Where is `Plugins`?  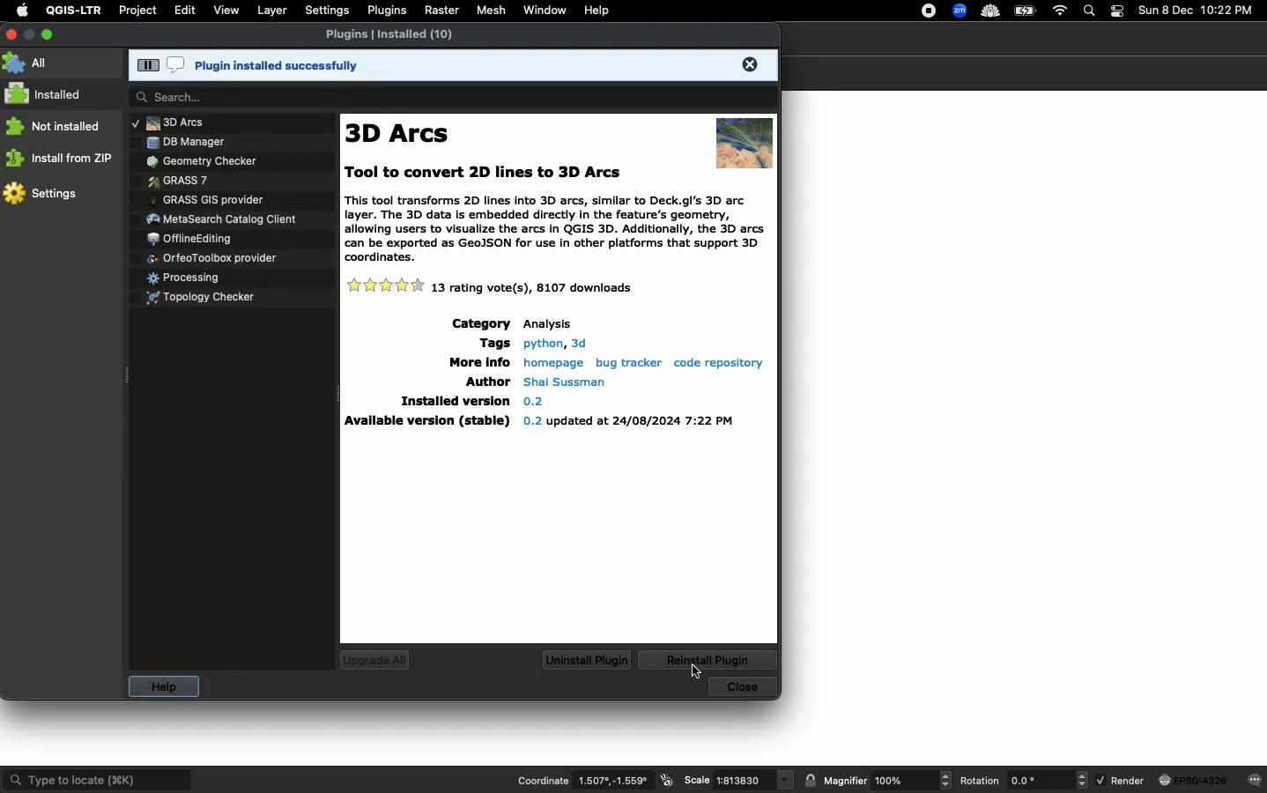 Plugins is located at coordinates (196, 300).